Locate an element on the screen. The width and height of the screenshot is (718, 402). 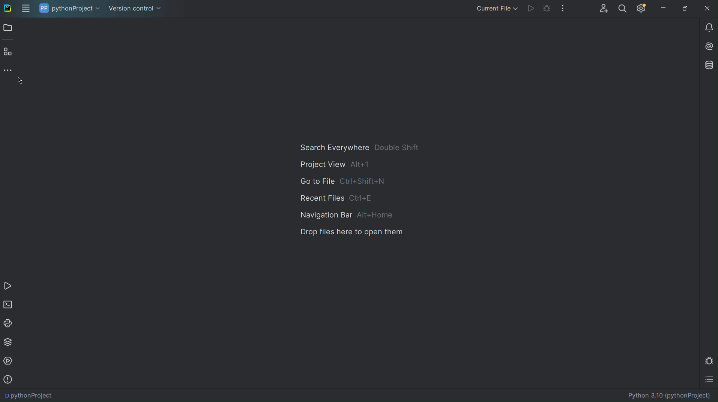
Minimize is located at coordinates (664, 9).